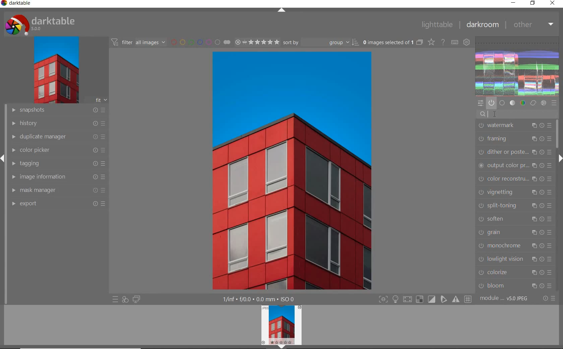  What do you see at coordinates (281, 10) in the screenshot?
I see `expand/collapse` at bounding box center [281, 10].